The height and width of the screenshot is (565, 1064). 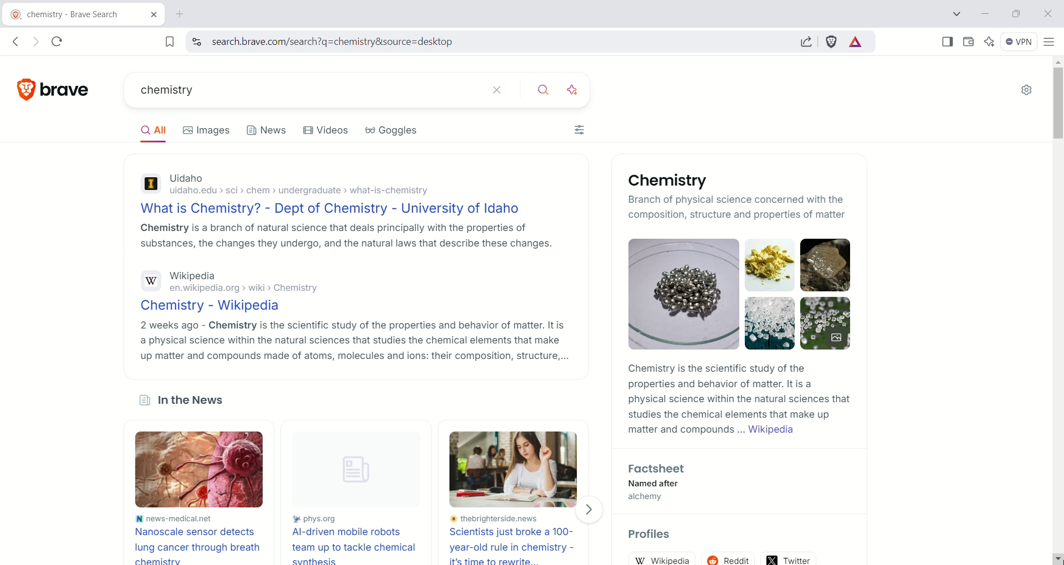 I want to click on Chemistry Is a branch of natural science that deals principally with the properties of
substances, the changes they undergo, and the natural laws that describe these changes., so click(x=346, y=238).